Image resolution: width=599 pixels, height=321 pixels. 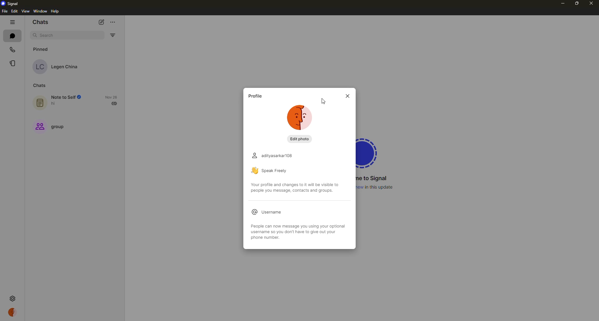 What do you see at coordinates (300, 118) in the screenshot?
I see `image` at bounding box center [300, 118].